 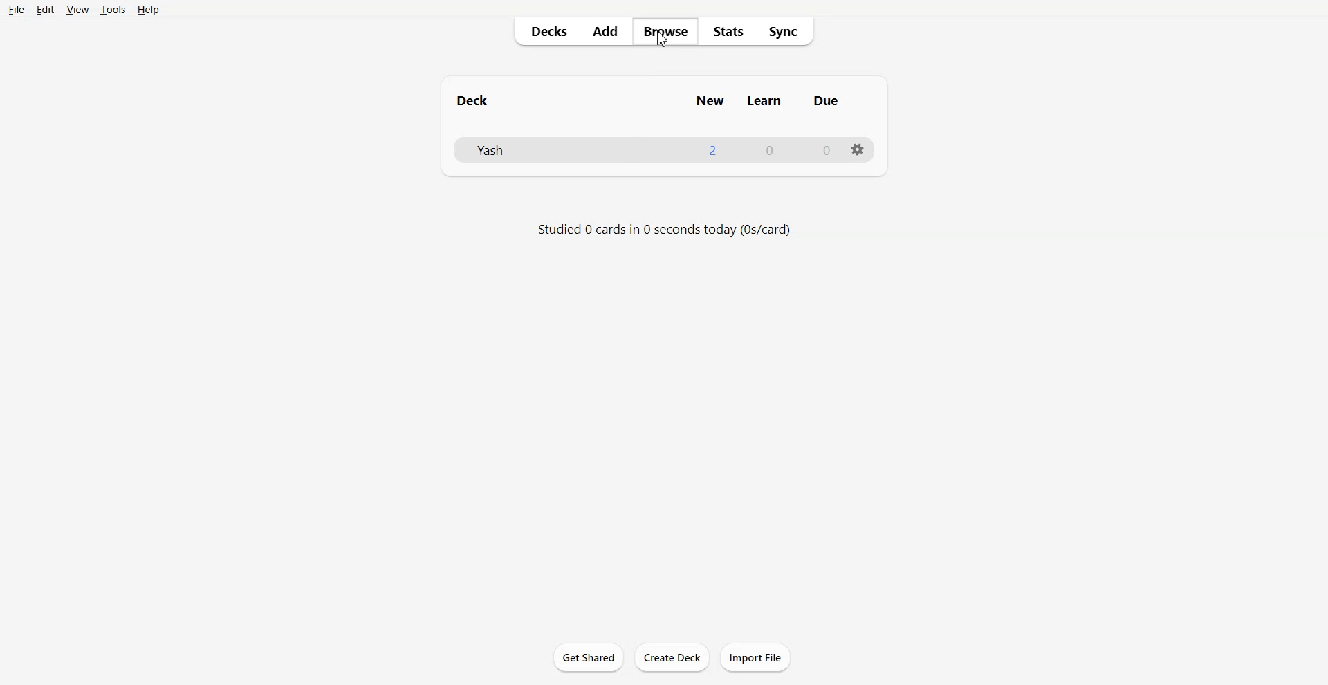 What do you see at coordinates (112, 9) in the screenshot?
I see `Tools` at bounding box center [112, 9].